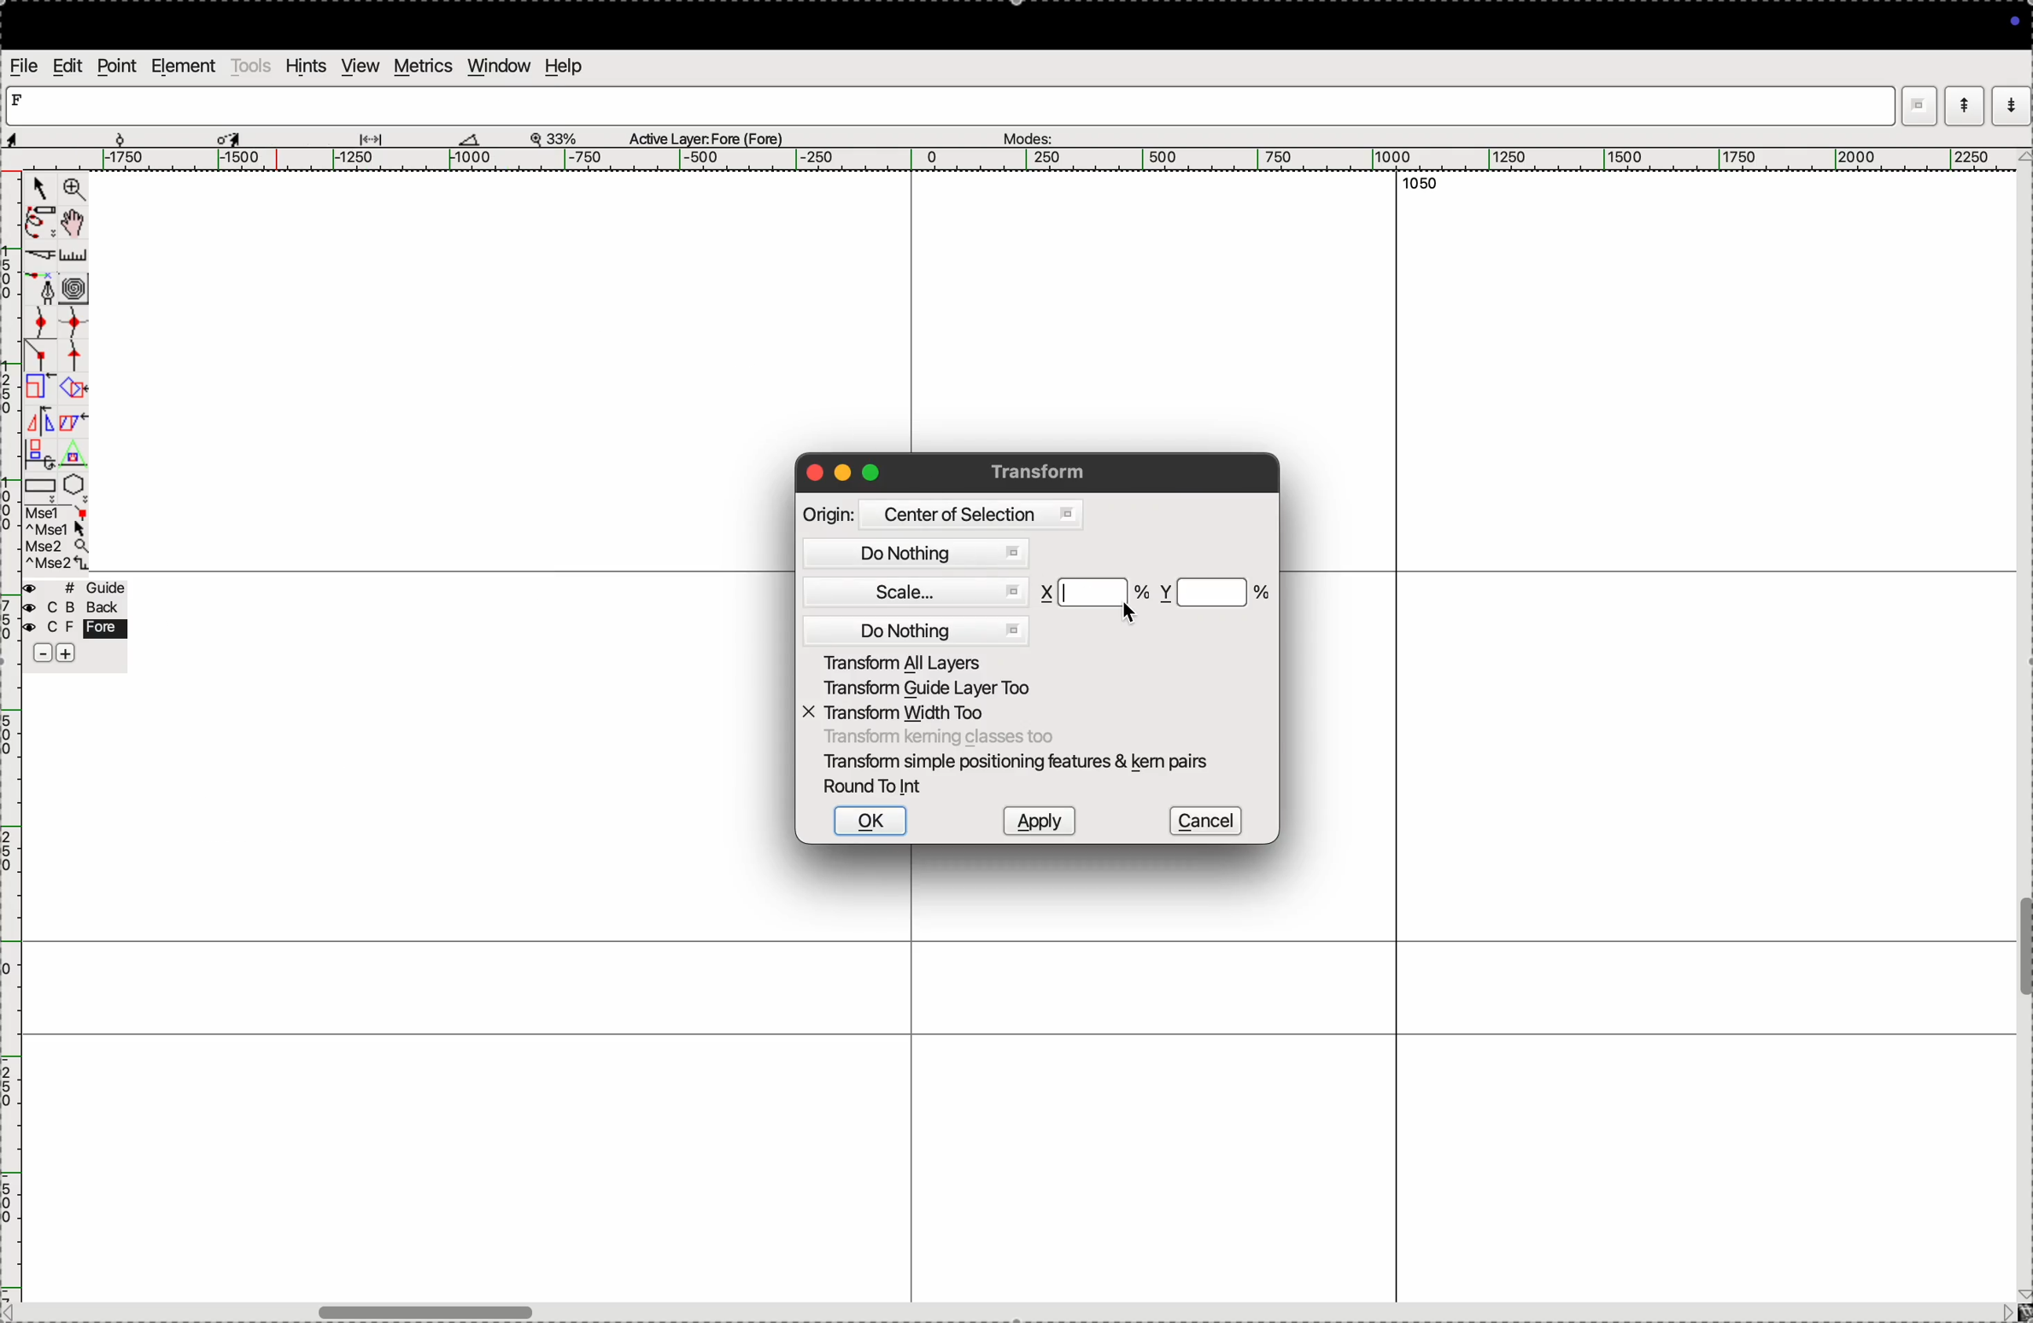  What do you see at coordinates (924, 661) in the screenshot?
I see `transform all yares` at bounding box center [924, 661].